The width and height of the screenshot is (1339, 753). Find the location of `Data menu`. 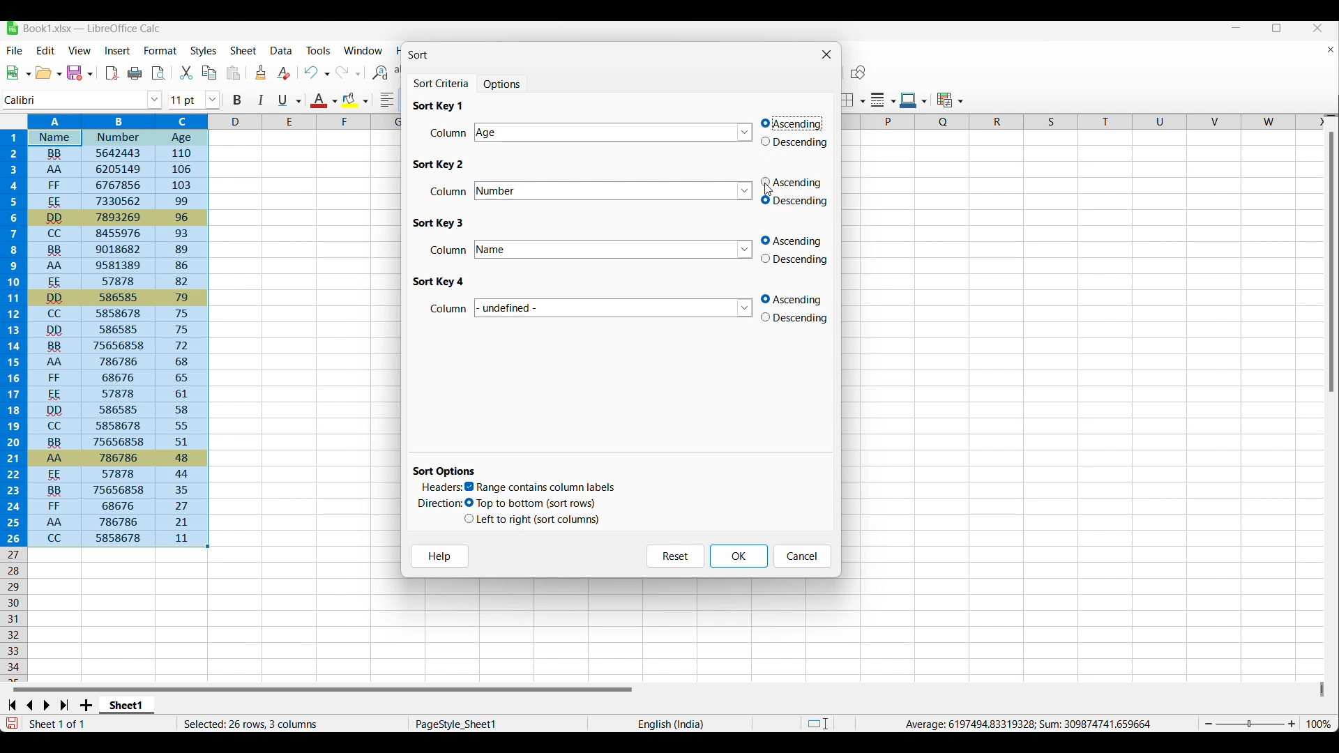

Data menu is located at coordinates (282, 51).